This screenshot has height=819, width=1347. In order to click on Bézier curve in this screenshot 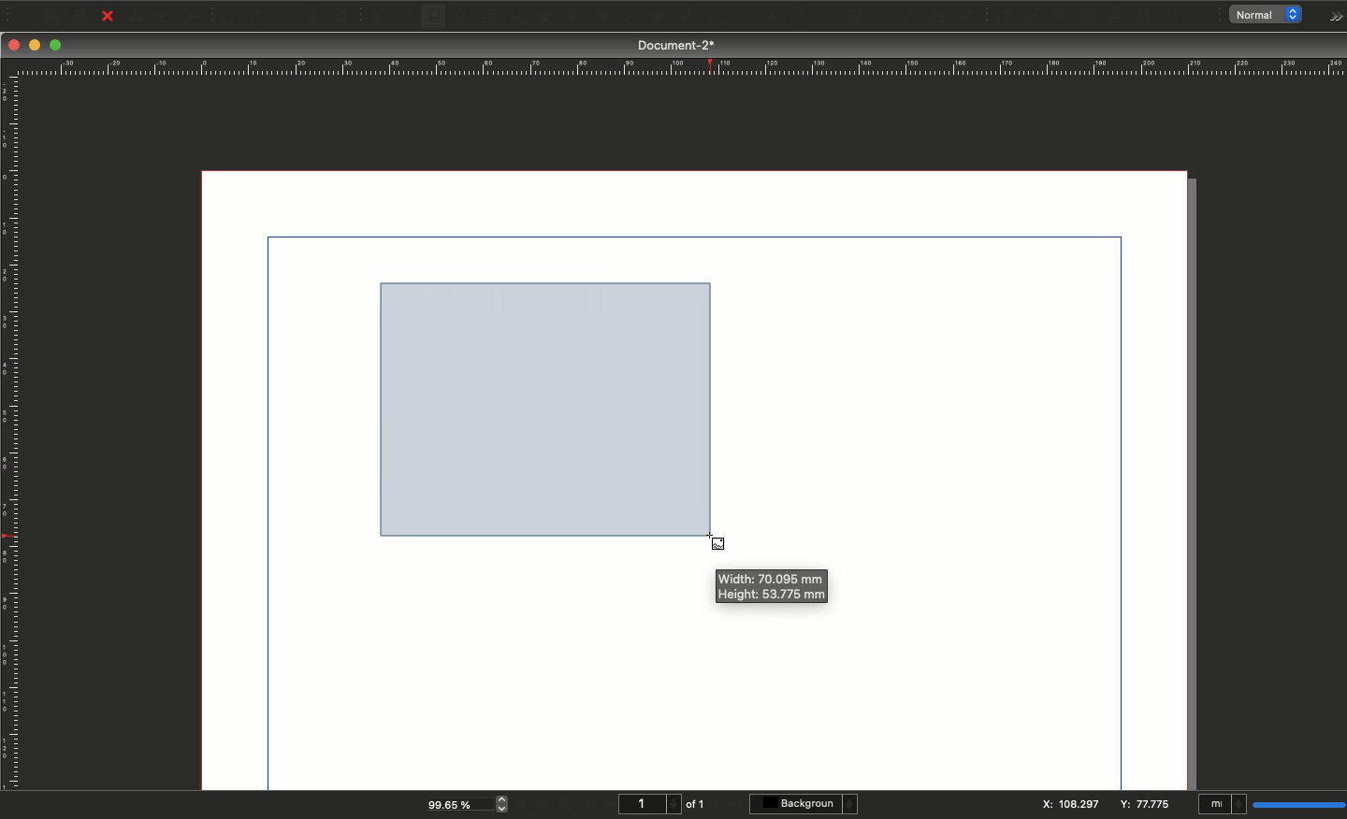, I will do `click(655, 18)`.